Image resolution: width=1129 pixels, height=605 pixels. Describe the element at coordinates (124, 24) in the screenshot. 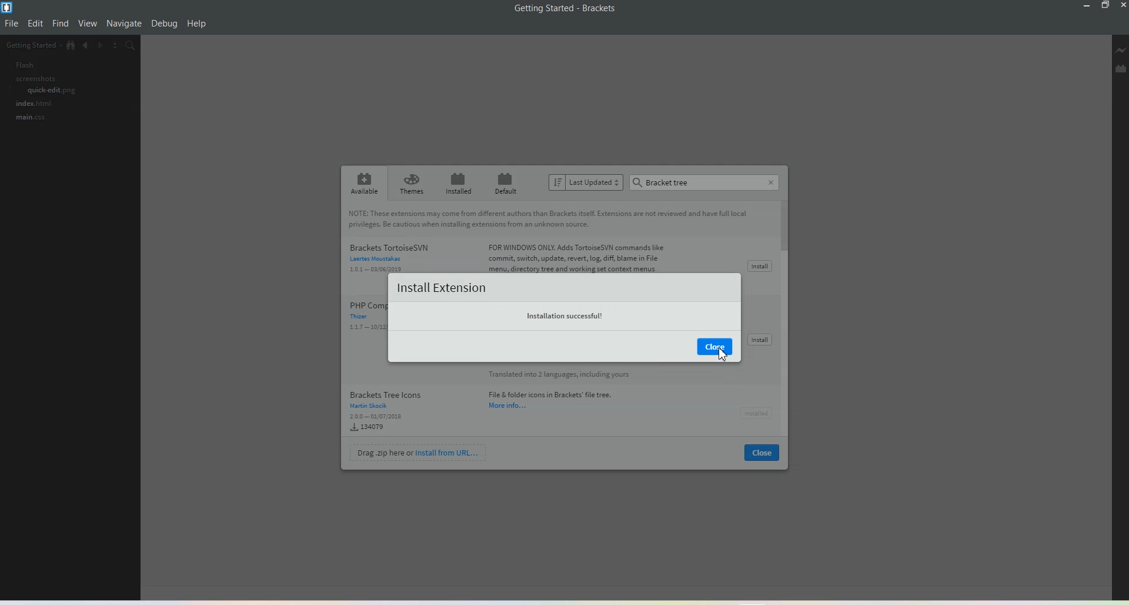

I see `Navigate` at that location.